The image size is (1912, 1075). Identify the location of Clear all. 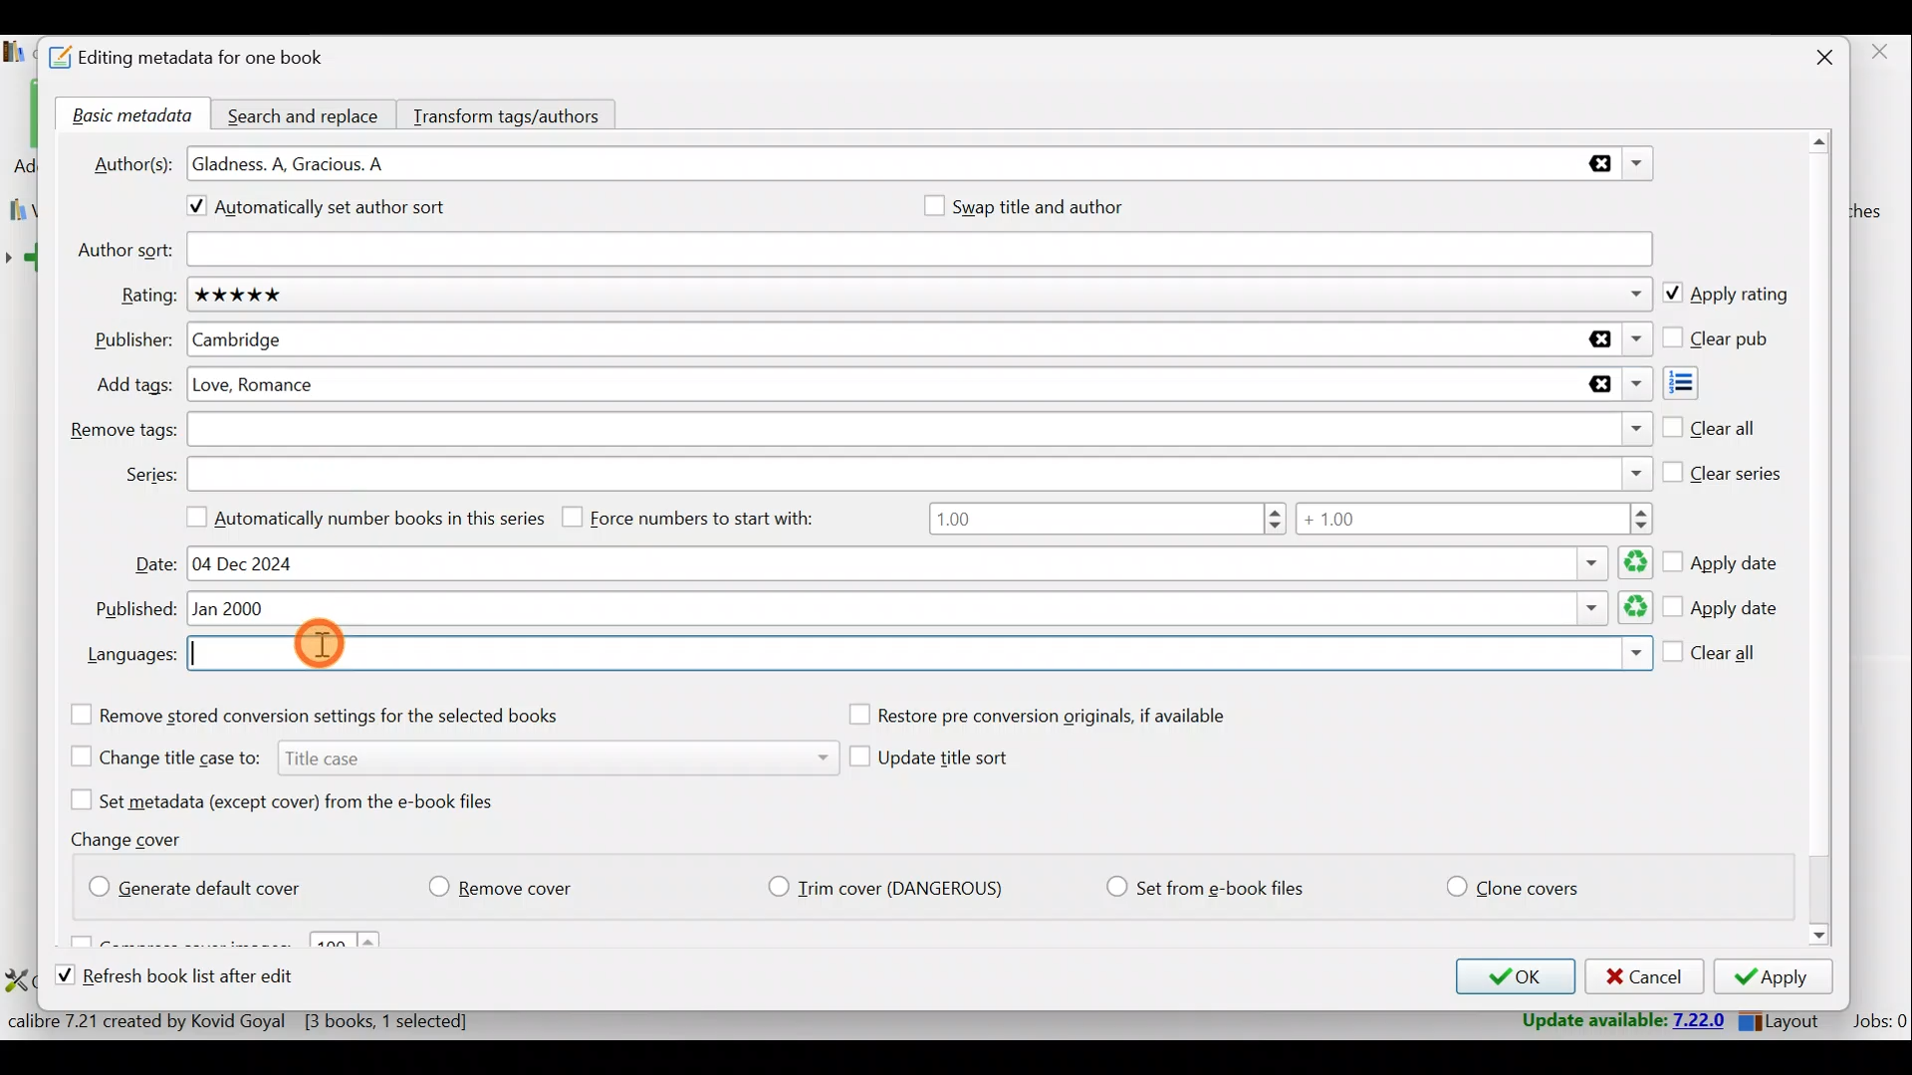
(1710, 424).